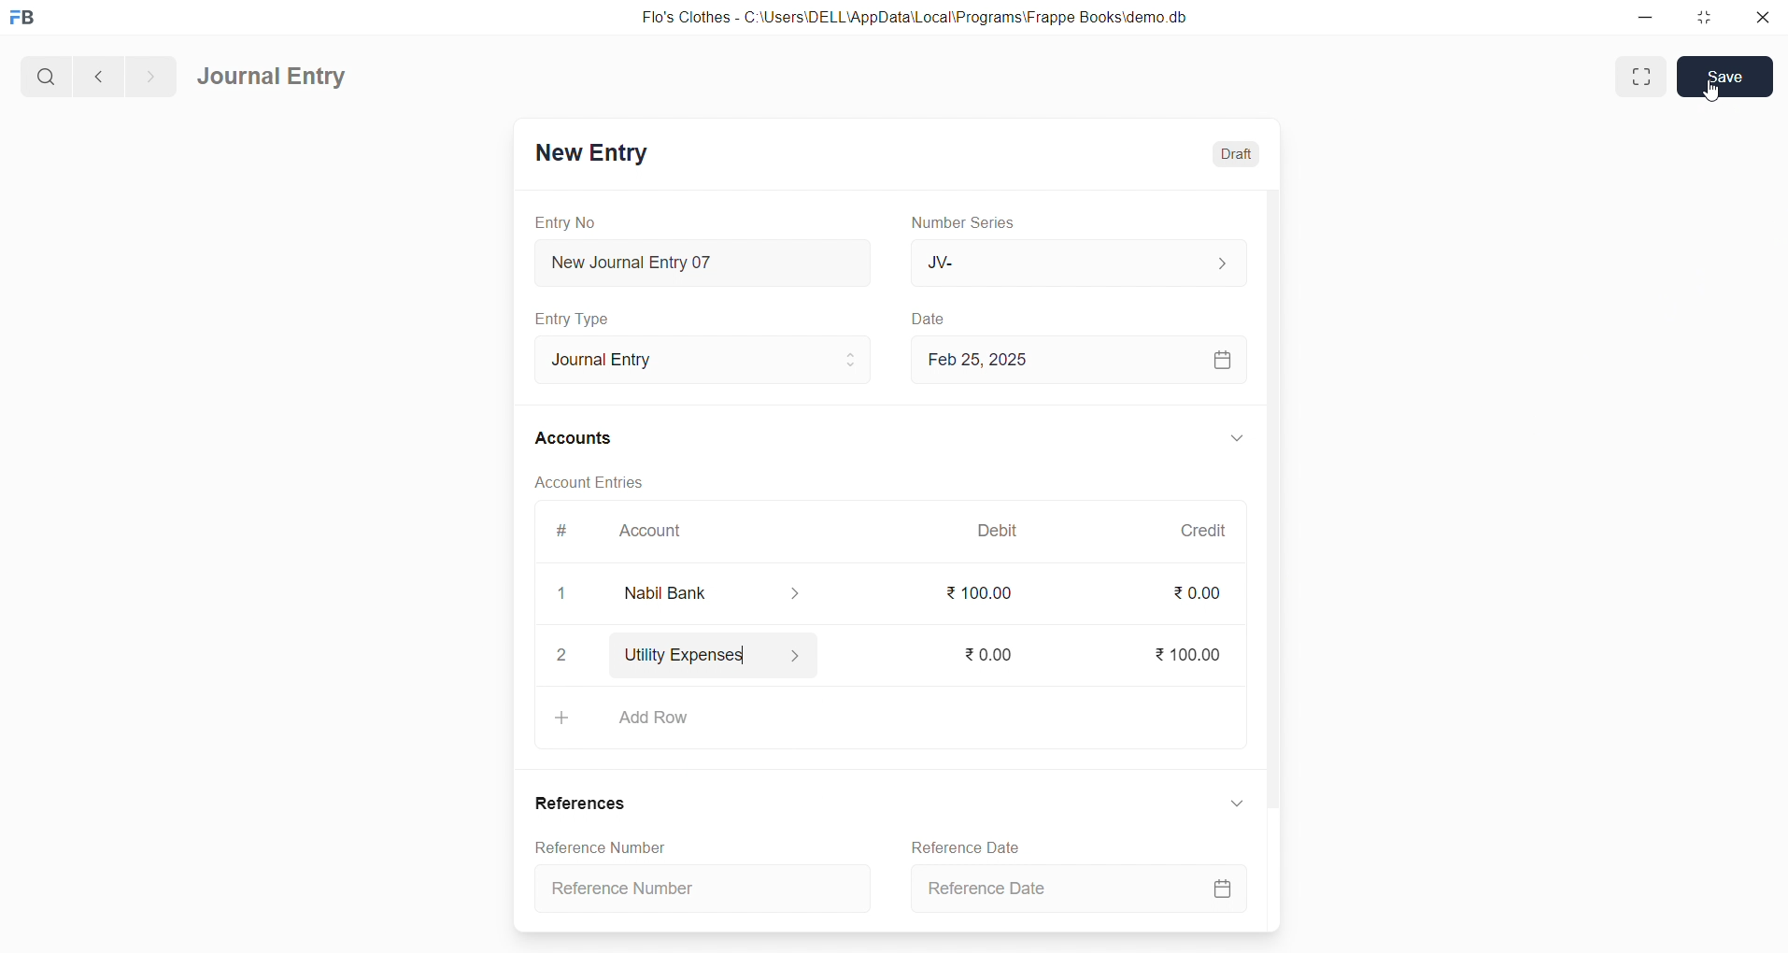 This screenshot has height=953, width=1788. What do you see at coordinates (560, 531) in the screenshot?
I see `#` at bounding box center [560, 531].